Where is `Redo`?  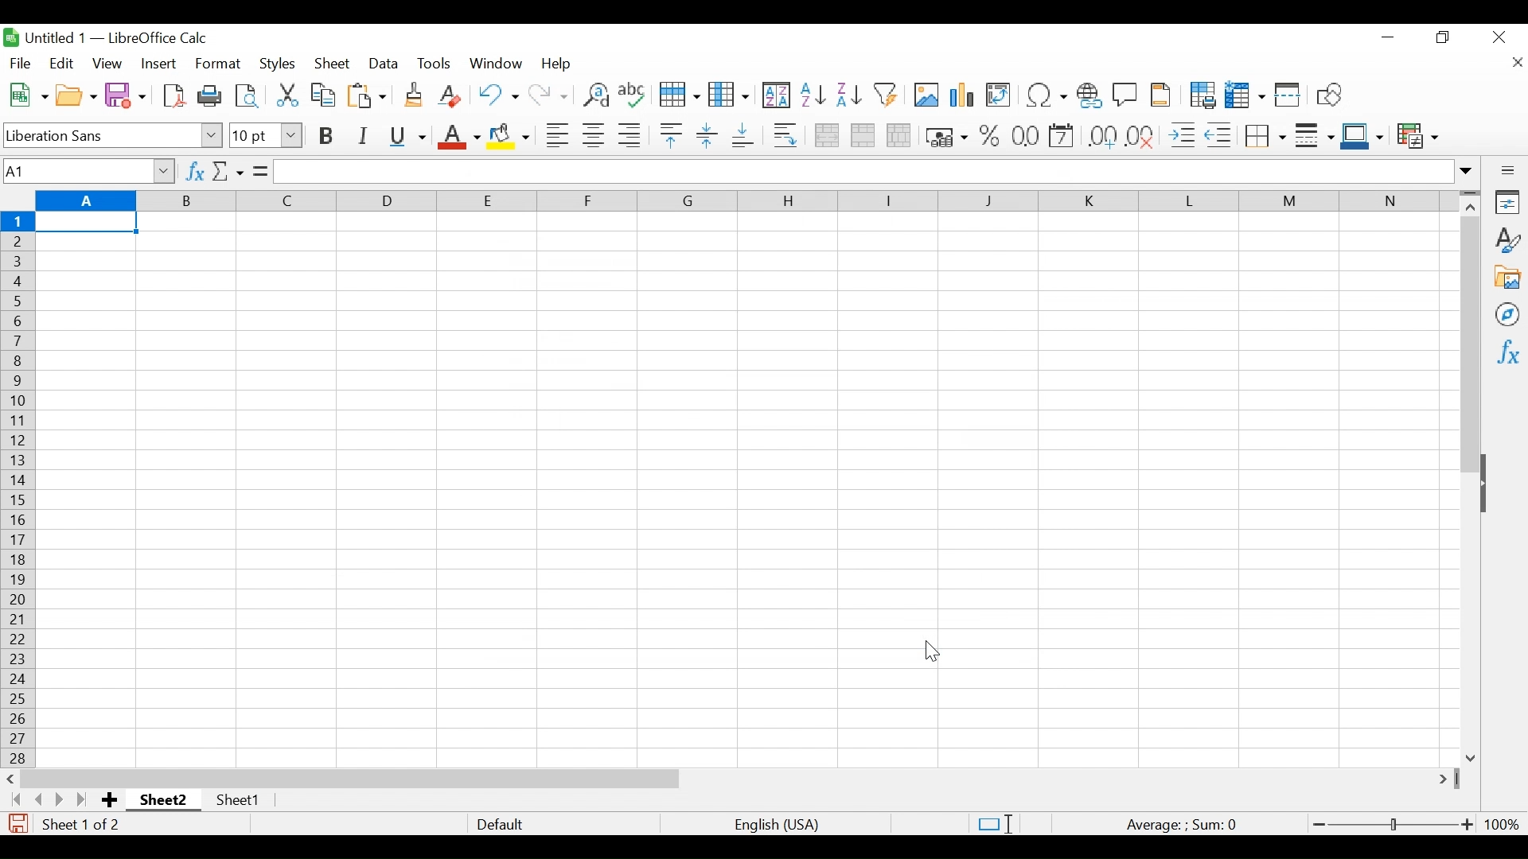 Redo is located at coordinates (548, 95).